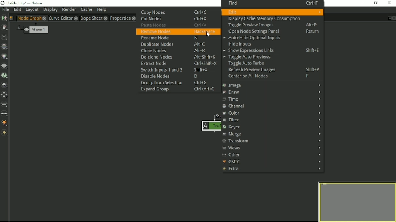  Describe the element at coordinates (69, 10) in the screenshot. I see `Render` at that location.